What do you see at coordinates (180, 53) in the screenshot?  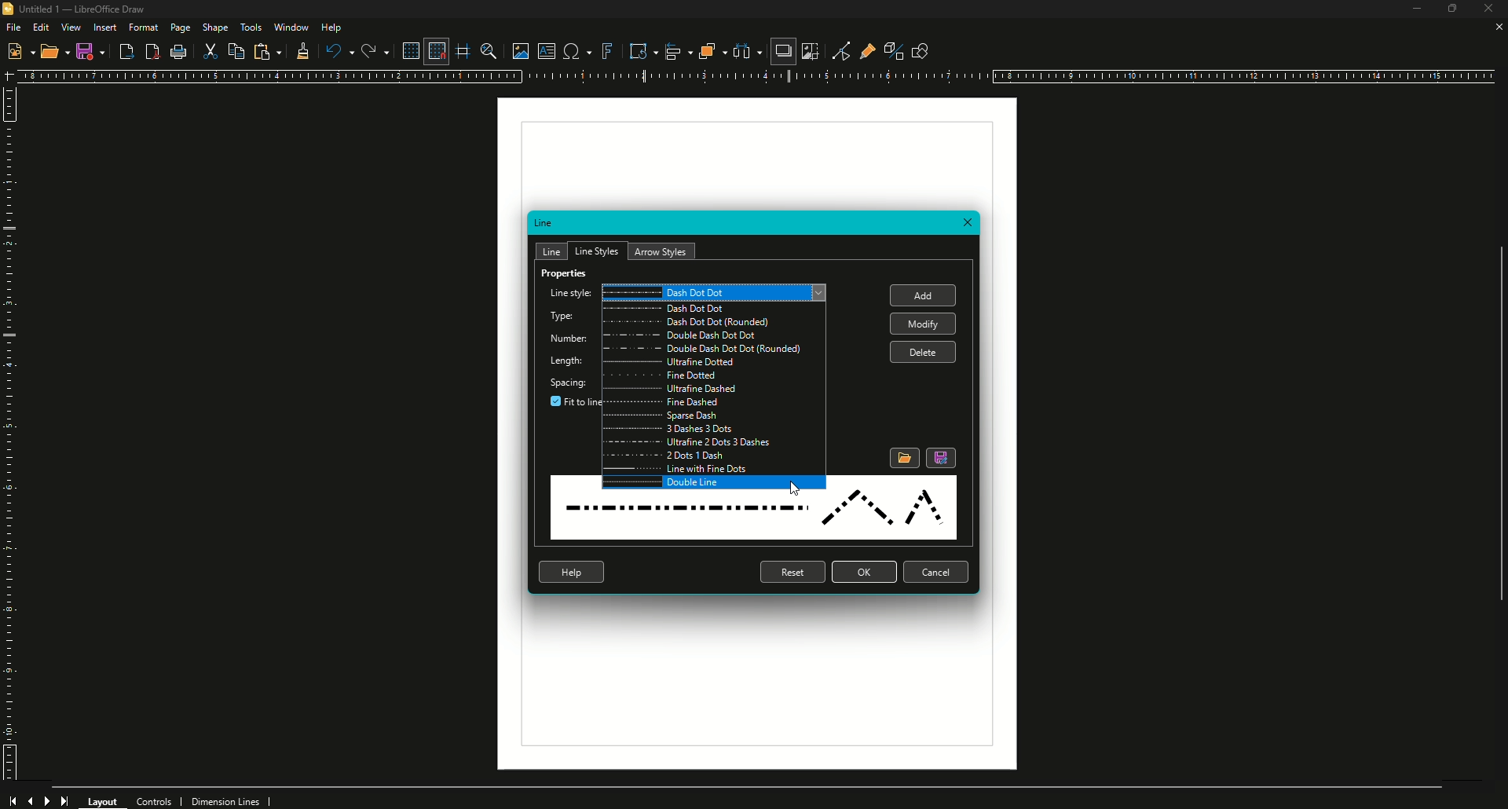 I see `Print` at bounding box center [180, 53].